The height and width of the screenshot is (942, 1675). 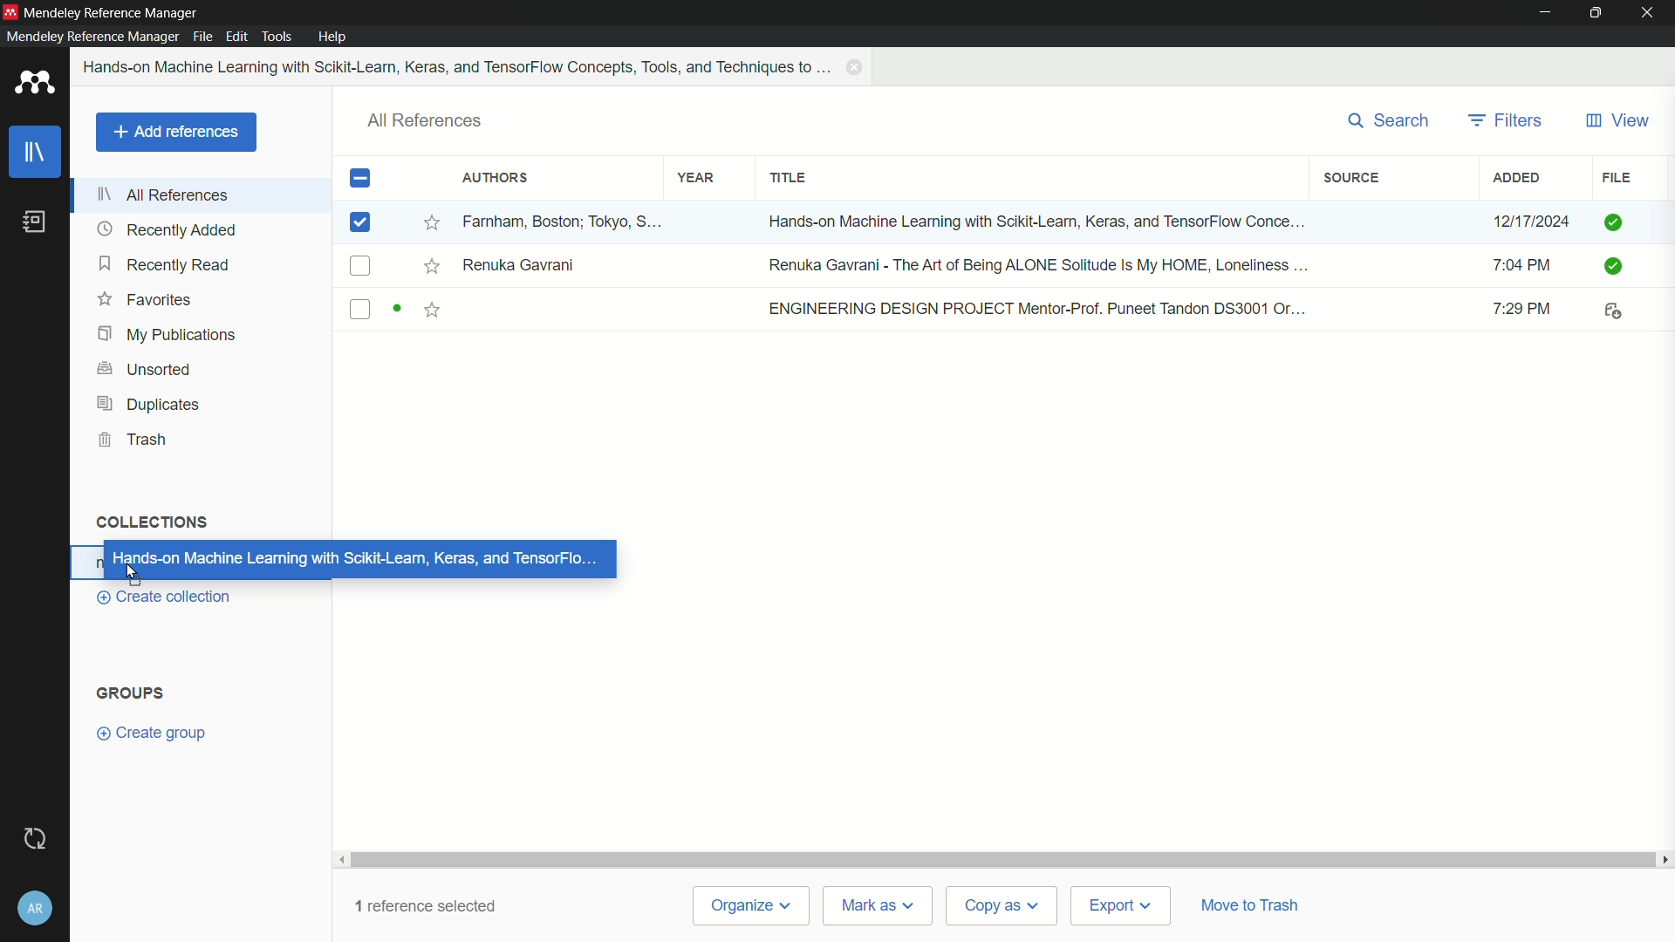 I want to click on maximize, so click(x=1600, y=13).